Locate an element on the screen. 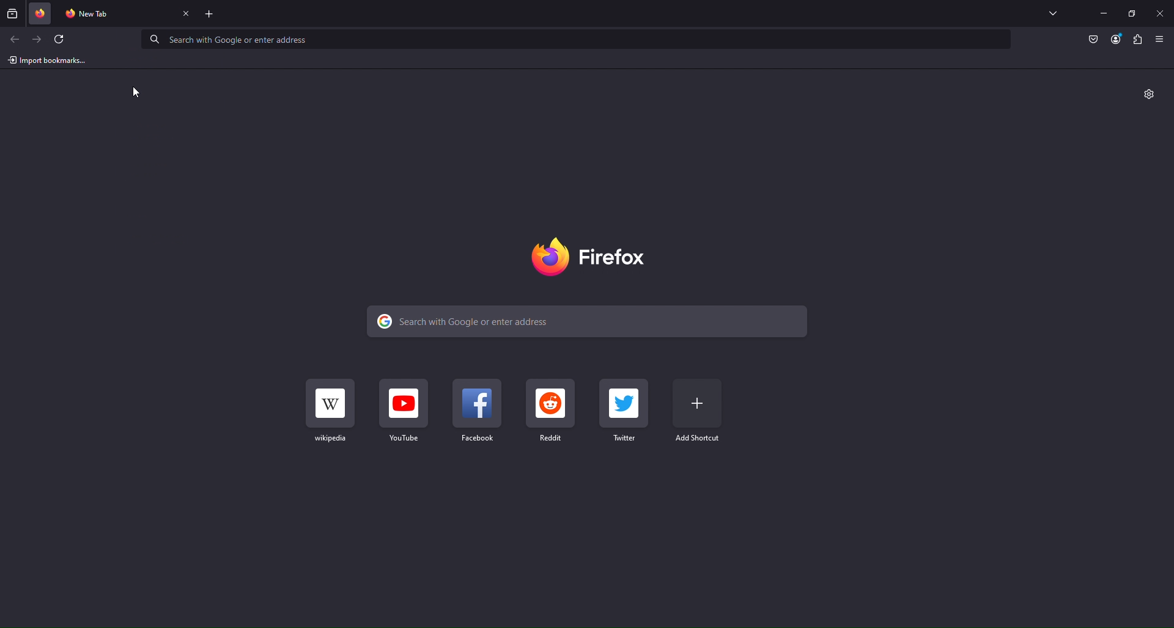 The height and width of the screenshot is (628, 1174). cursor is located at coordinates (137, 90).